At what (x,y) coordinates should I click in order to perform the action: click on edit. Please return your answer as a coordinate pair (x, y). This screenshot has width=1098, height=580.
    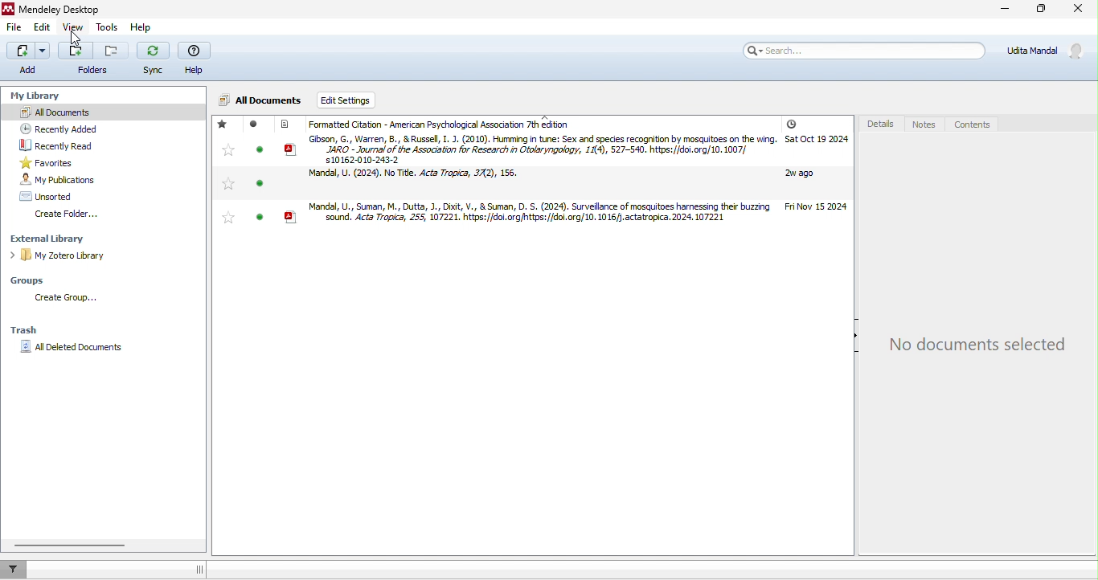
    Looking at the image, I should click on (43, 27).